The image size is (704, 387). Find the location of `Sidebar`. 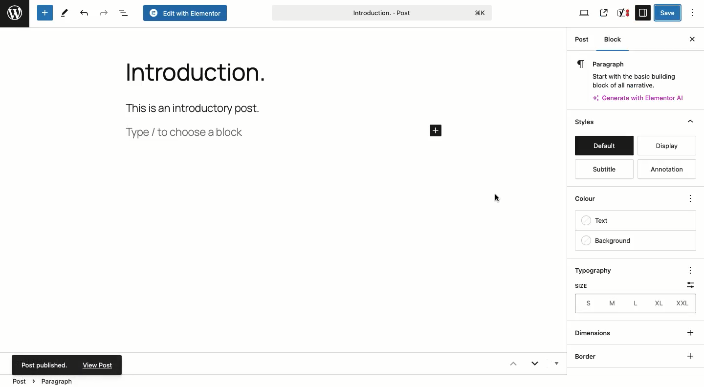

Sidebar is located at coordinates (643, 12).